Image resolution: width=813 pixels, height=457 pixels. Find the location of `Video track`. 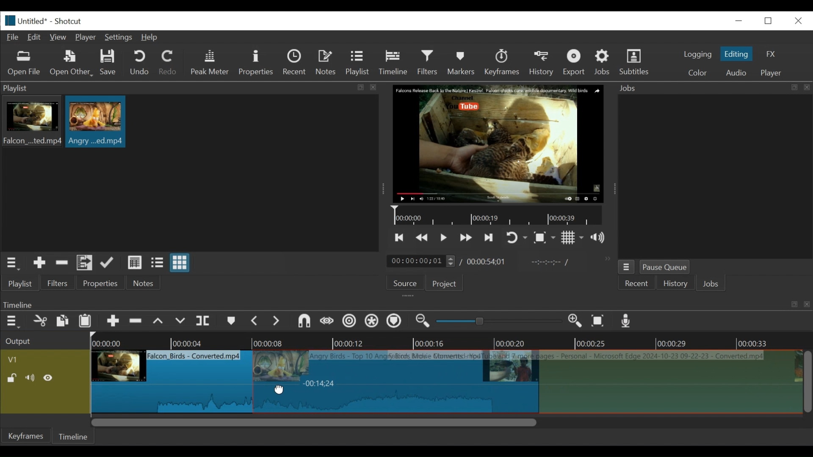

Video track is located at coordinates (45, 359).